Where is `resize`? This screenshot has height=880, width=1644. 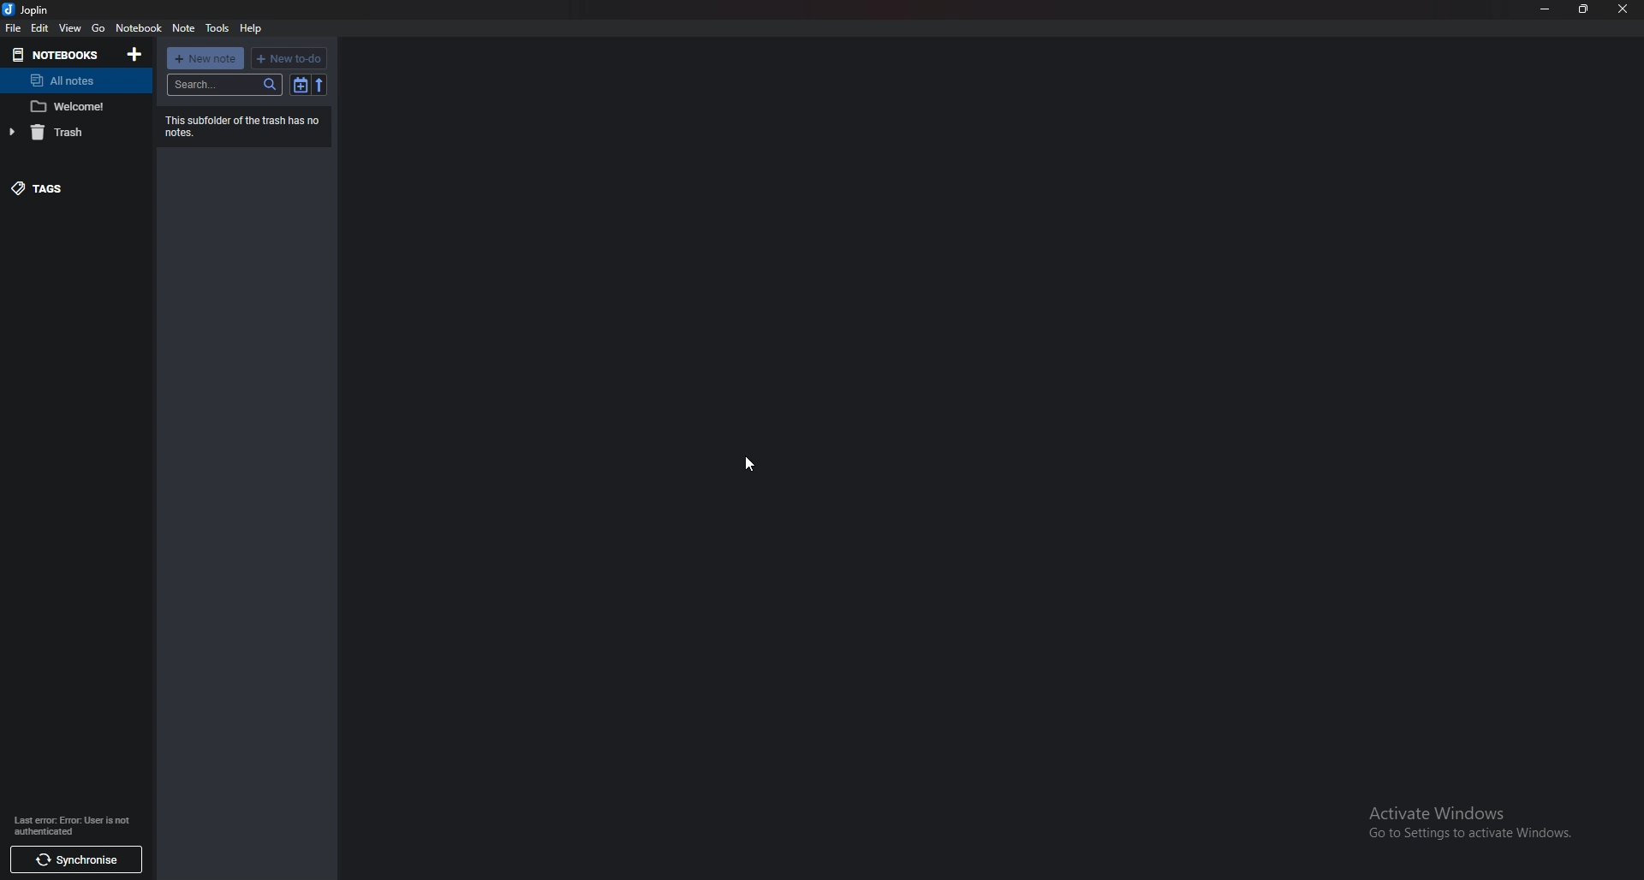 resize is located at coordinates (1584, 9).